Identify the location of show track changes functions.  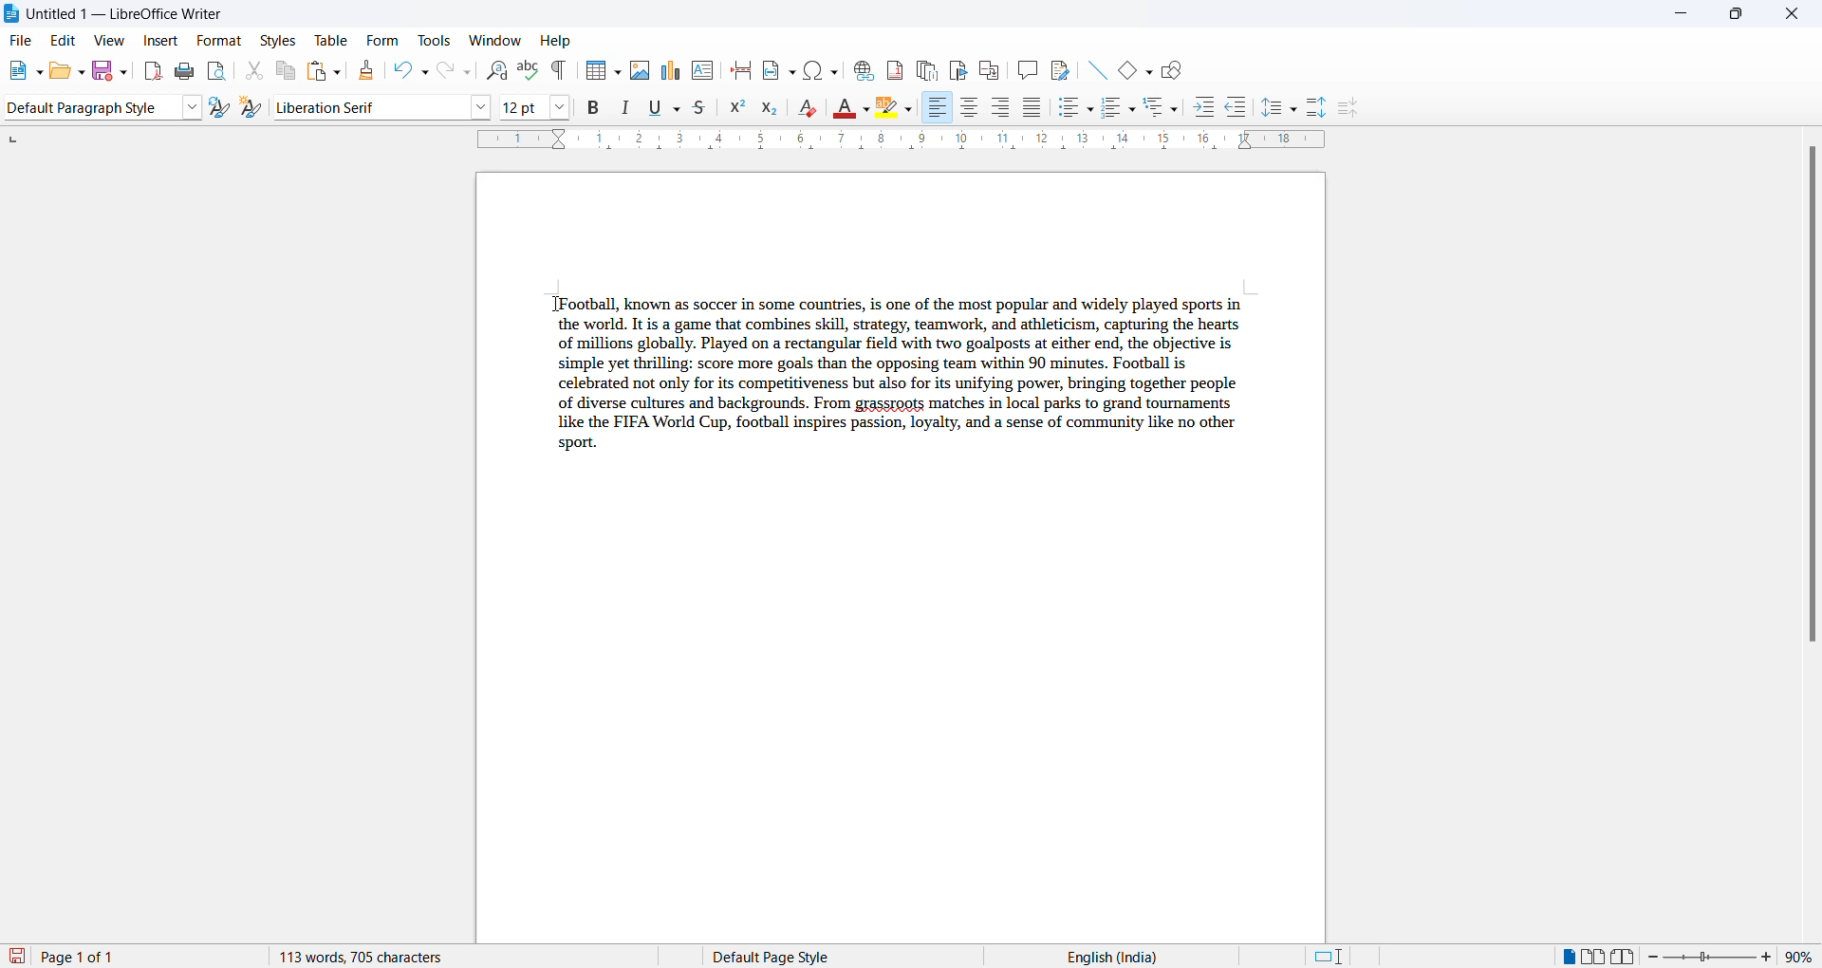
(1061, 70).